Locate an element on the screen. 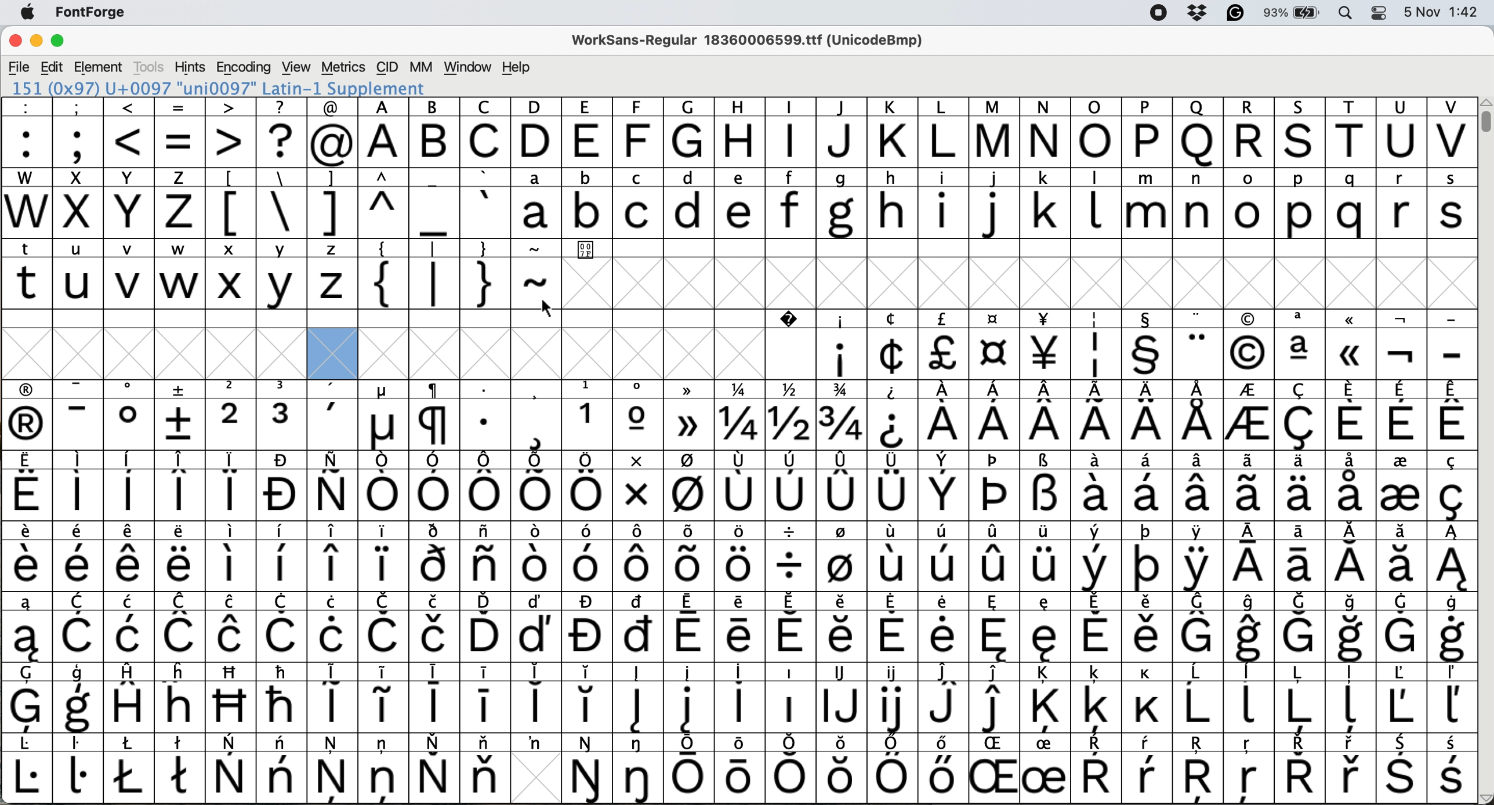 The image size is (1494, 805). symbol is located at coordinates (1045, 769).